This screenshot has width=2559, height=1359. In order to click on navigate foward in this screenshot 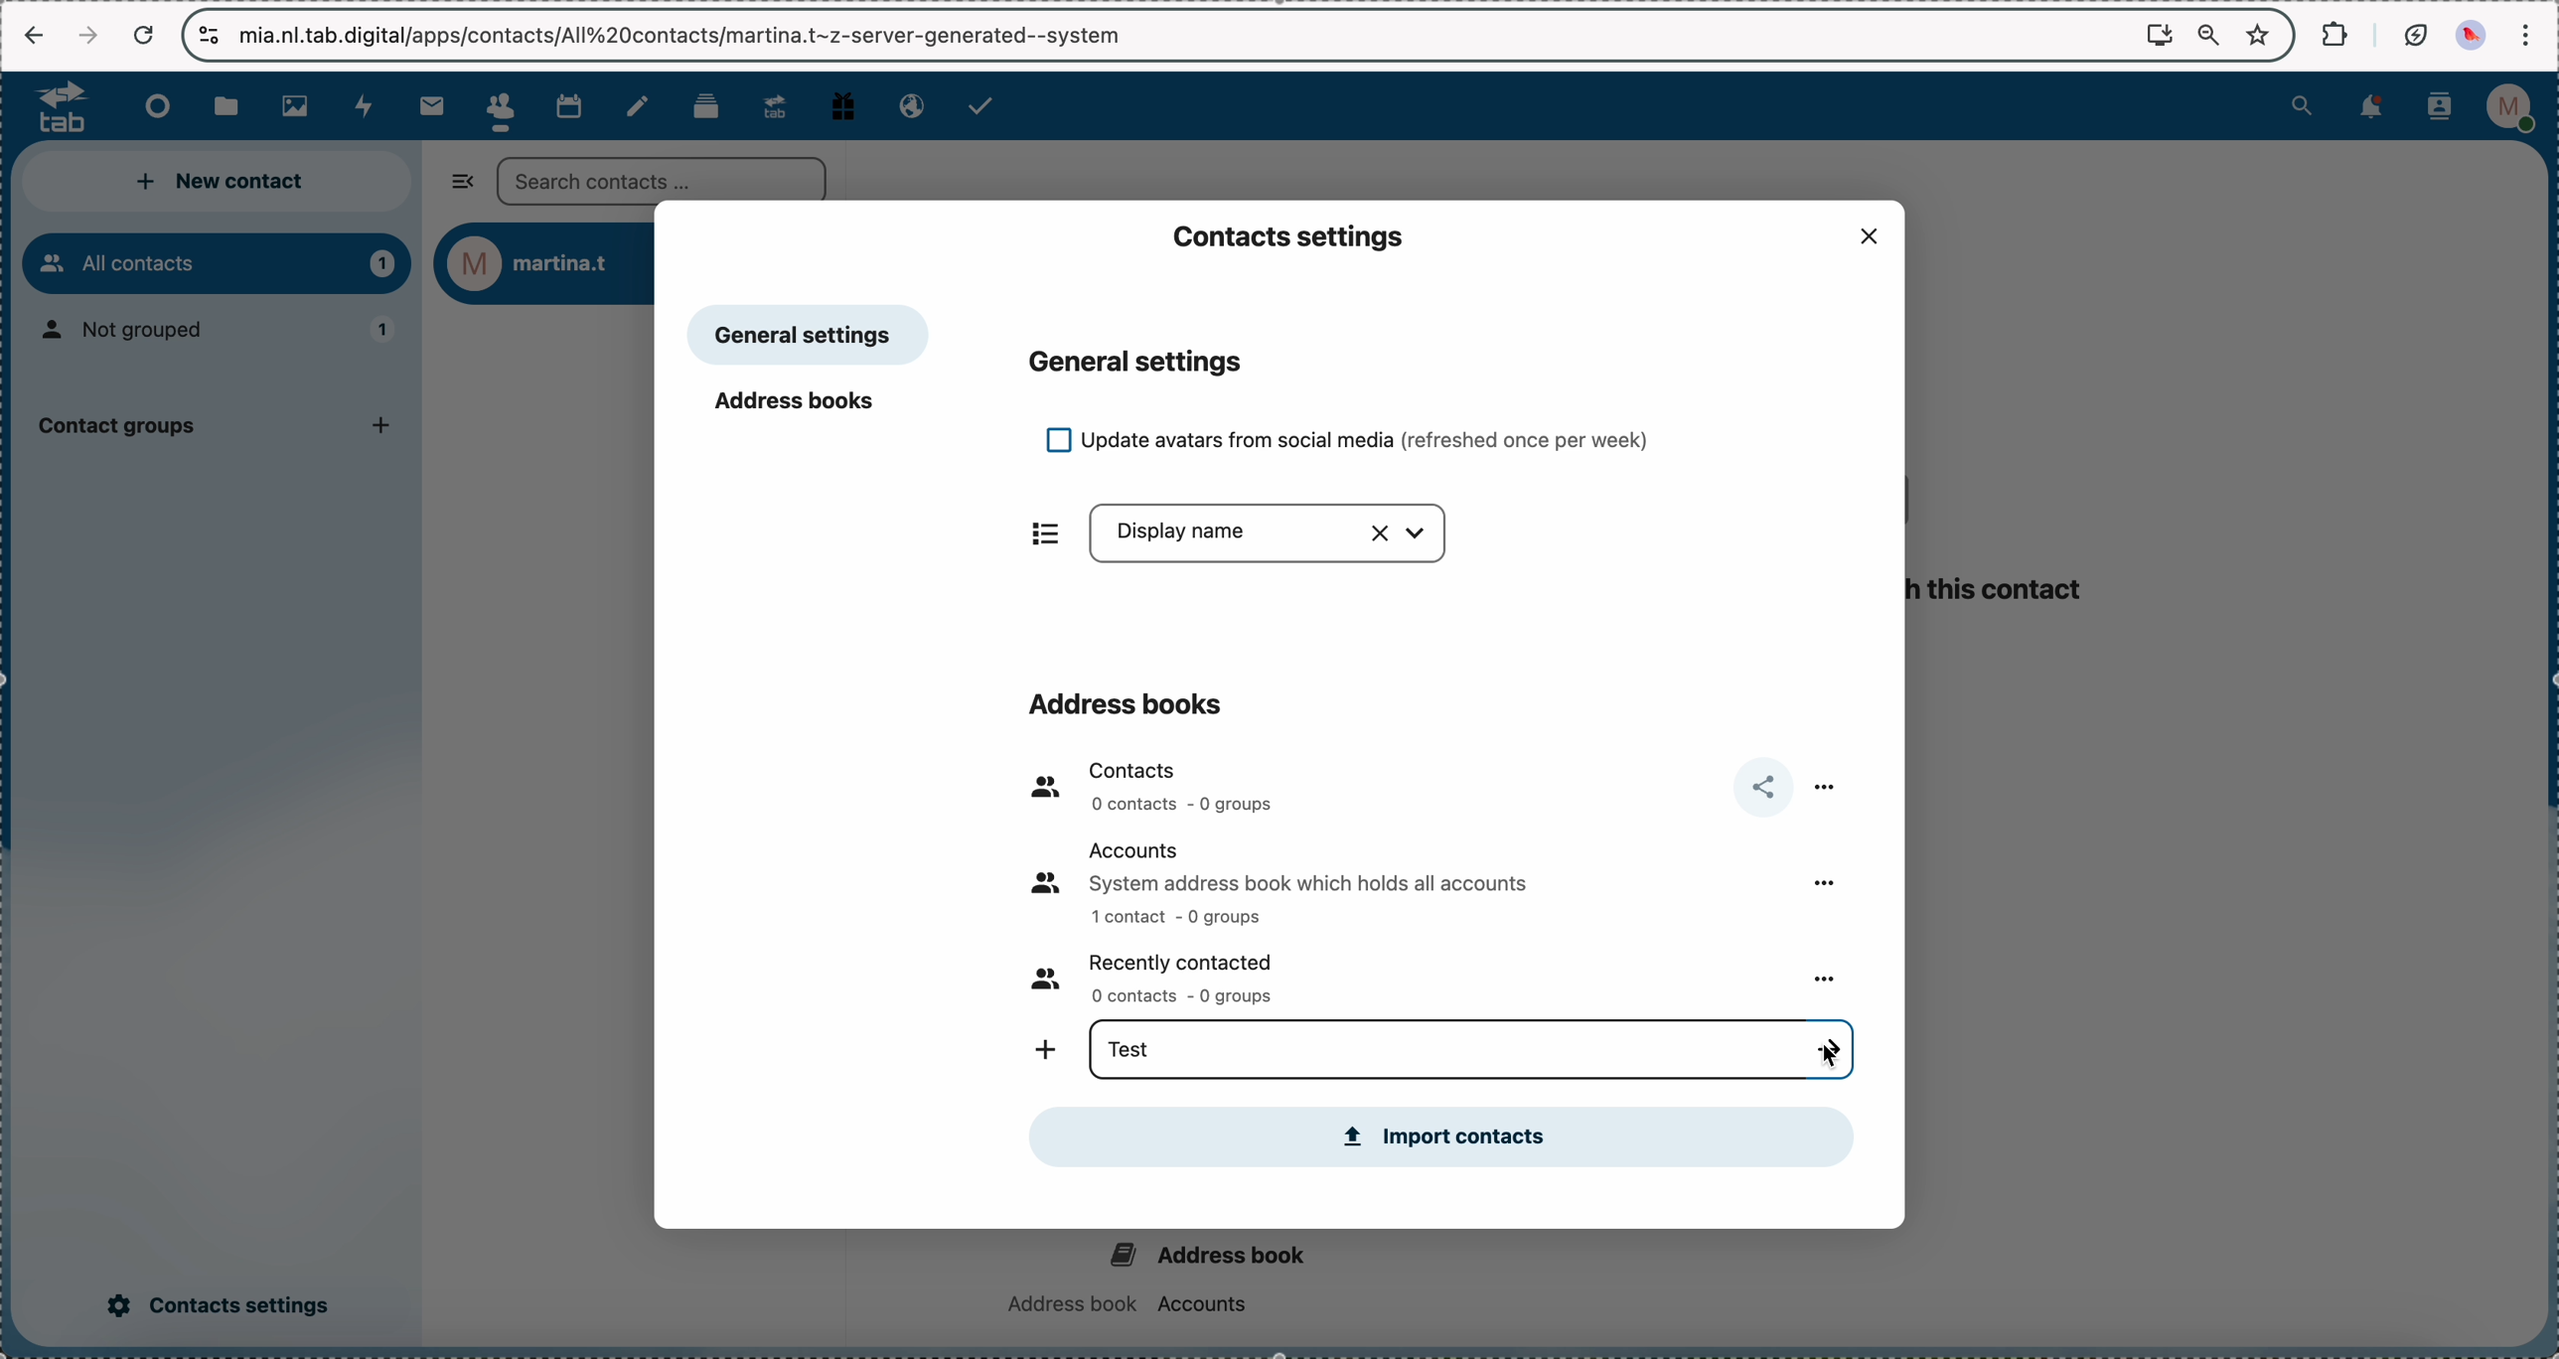, I will do `click(83, 34)`.